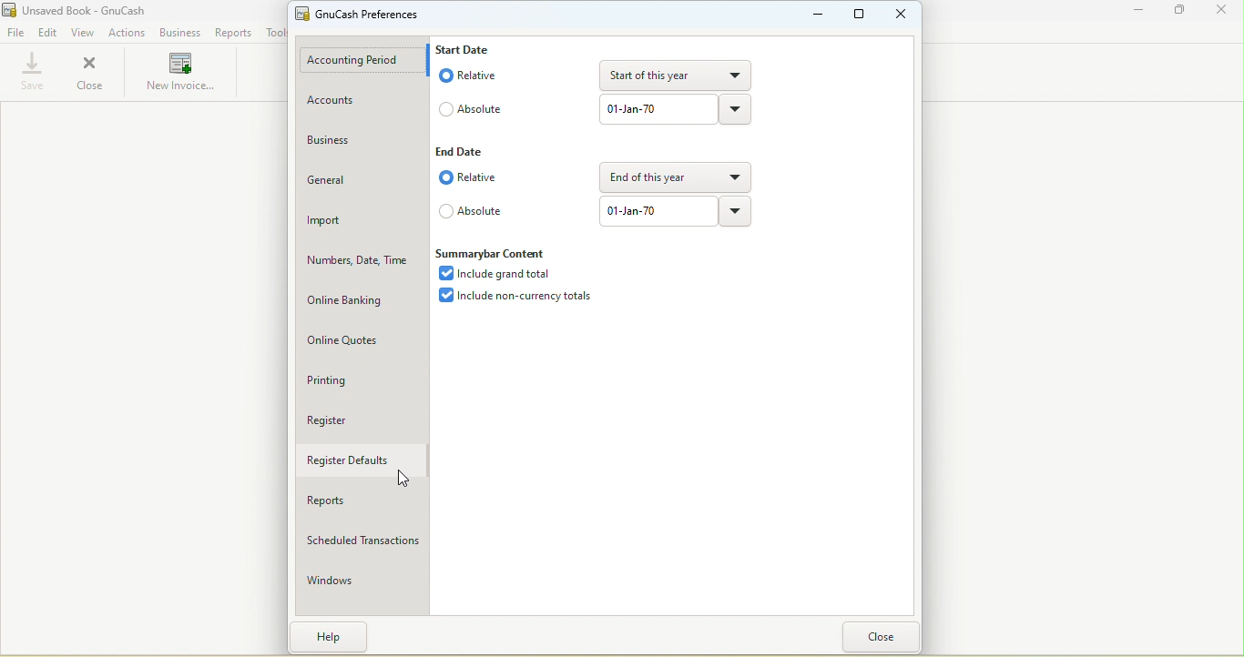  Describe the element at coordinates (84, 10) in the screenshot. I see `Unsaved Book - GnuCash` at that location.